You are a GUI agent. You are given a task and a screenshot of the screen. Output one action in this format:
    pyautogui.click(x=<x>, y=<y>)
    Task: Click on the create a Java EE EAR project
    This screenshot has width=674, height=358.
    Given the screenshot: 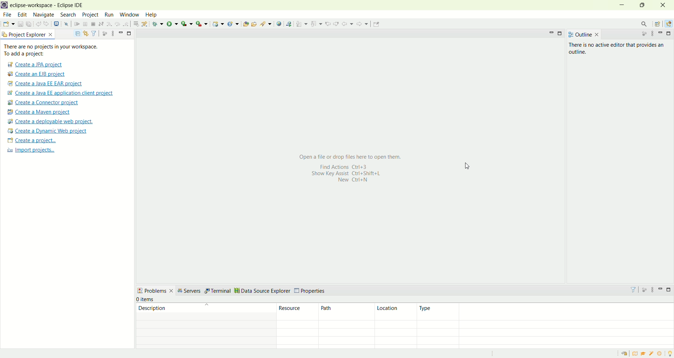 What is the action you would take?
    pyautogui.click(x=47, y=84)
    